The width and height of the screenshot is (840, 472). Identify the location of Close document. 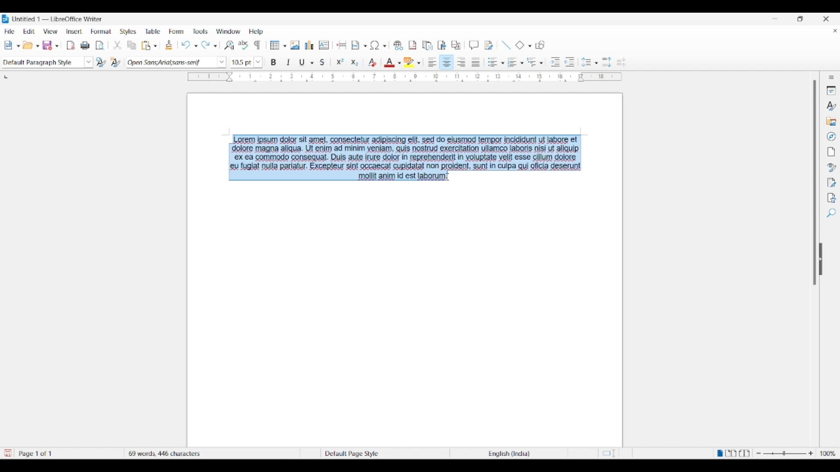
(835, 31).